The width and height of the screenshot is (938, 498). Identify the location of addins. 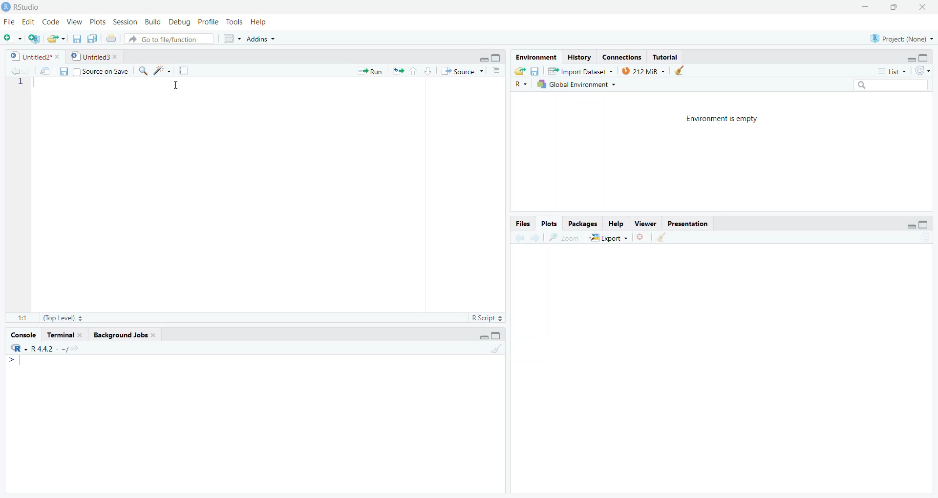
(265, 40).